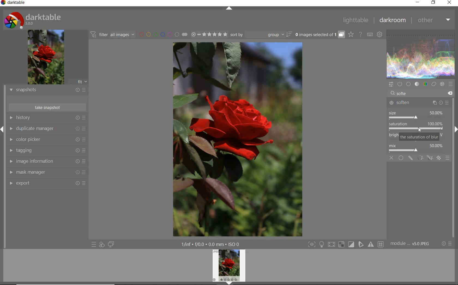 The width and height of the screenshot is (458, 285). I want to click on module..v50JPEG, so click(412, 244).